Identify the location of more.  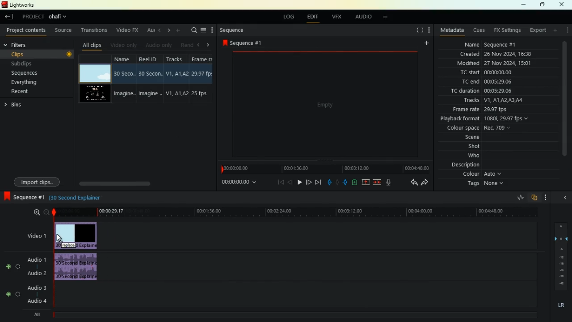
(546, 197).